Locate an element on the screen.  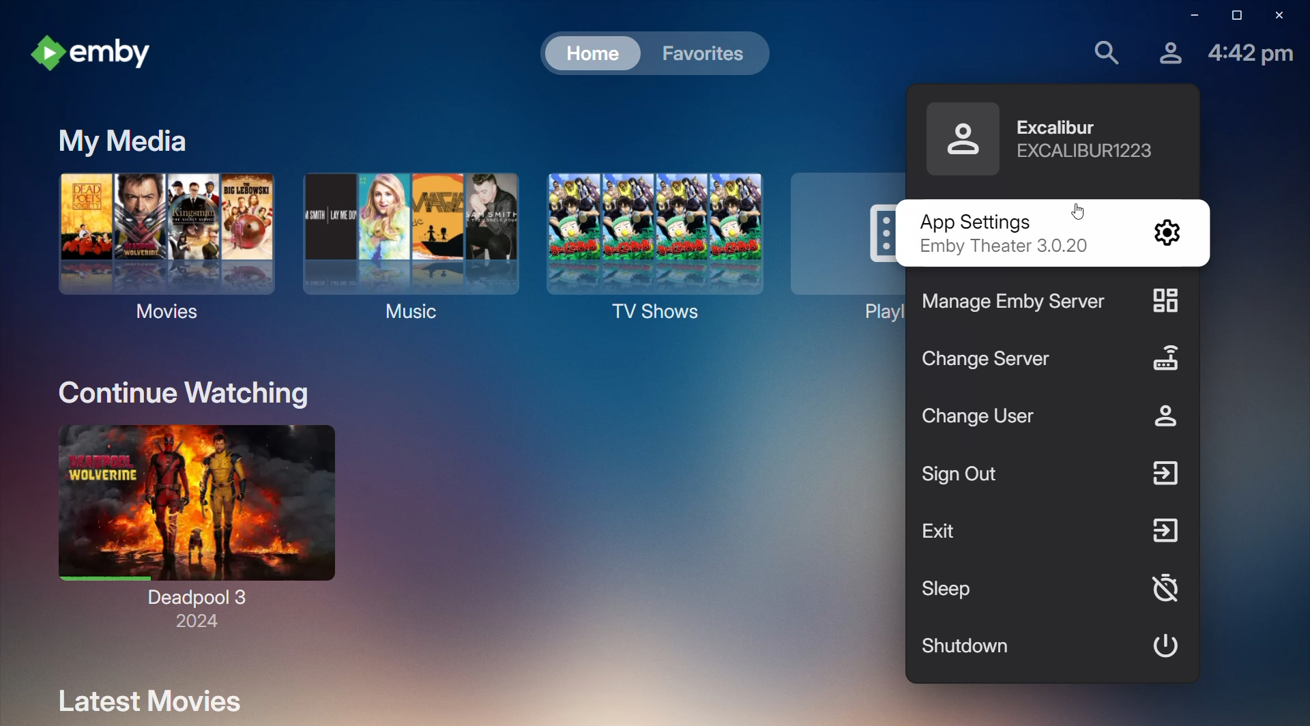
Favorites is located at coordinates (700, 54).